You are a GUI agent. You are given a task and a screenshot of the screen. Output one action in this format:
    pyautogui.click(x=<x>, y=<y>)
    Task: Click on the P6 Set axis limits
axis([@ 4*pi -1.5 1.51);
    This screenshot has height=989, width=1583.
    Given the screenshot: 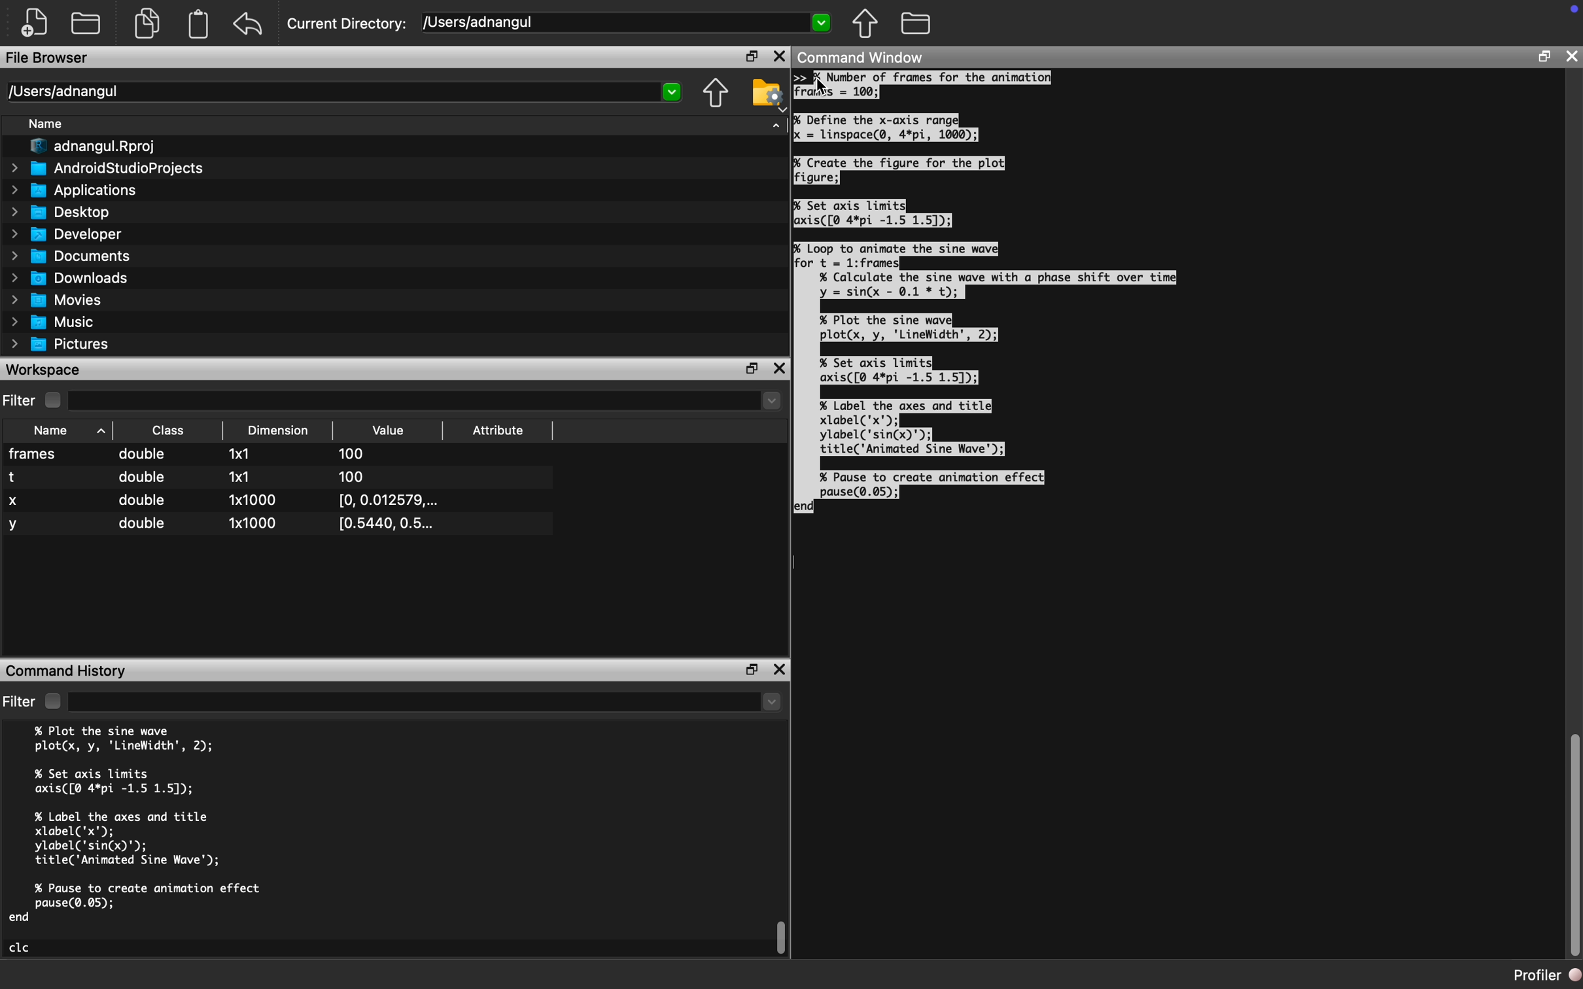 What is the action you would take?
    pyautogui.click(x=873, y=214)
    